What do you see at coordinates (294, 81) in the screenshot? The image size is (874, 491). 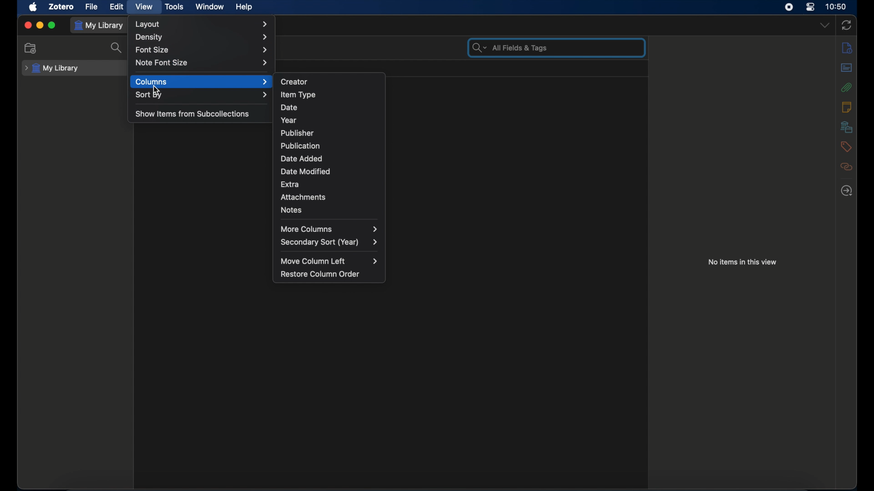 I see `creator` at bounding box center [294, 81].